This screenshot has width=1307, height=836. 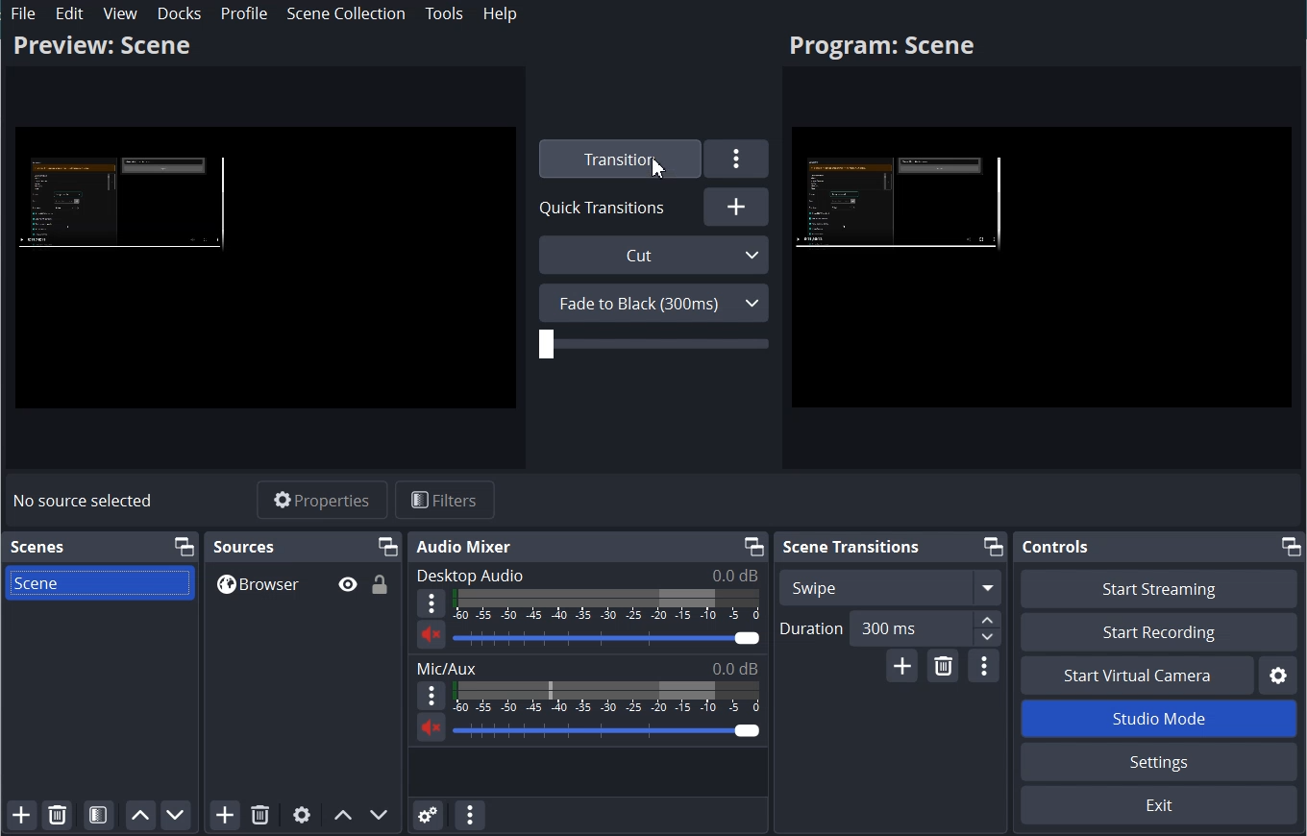 I want to click on Start Virtual Camera, so click(x=1135, y=675).